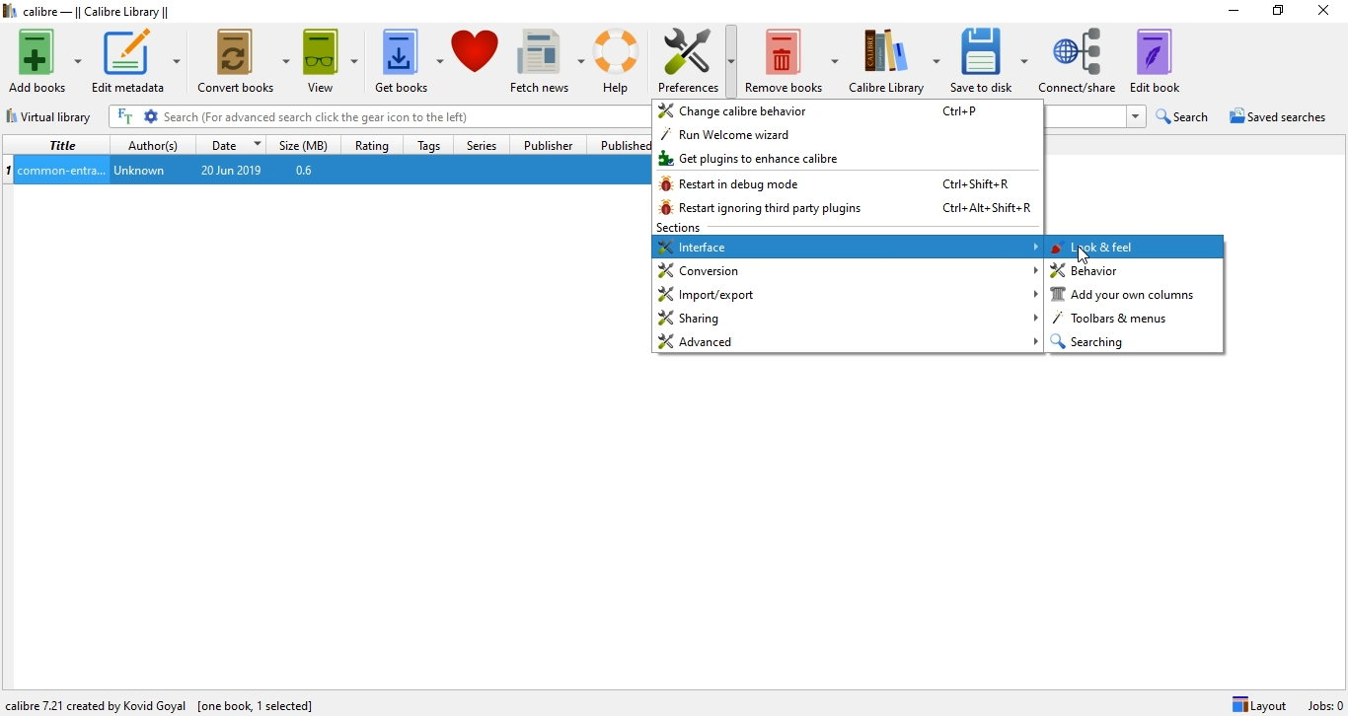  Describe the element at coordinates (127, 116) in the screenshot. I see `full text search` at that location.